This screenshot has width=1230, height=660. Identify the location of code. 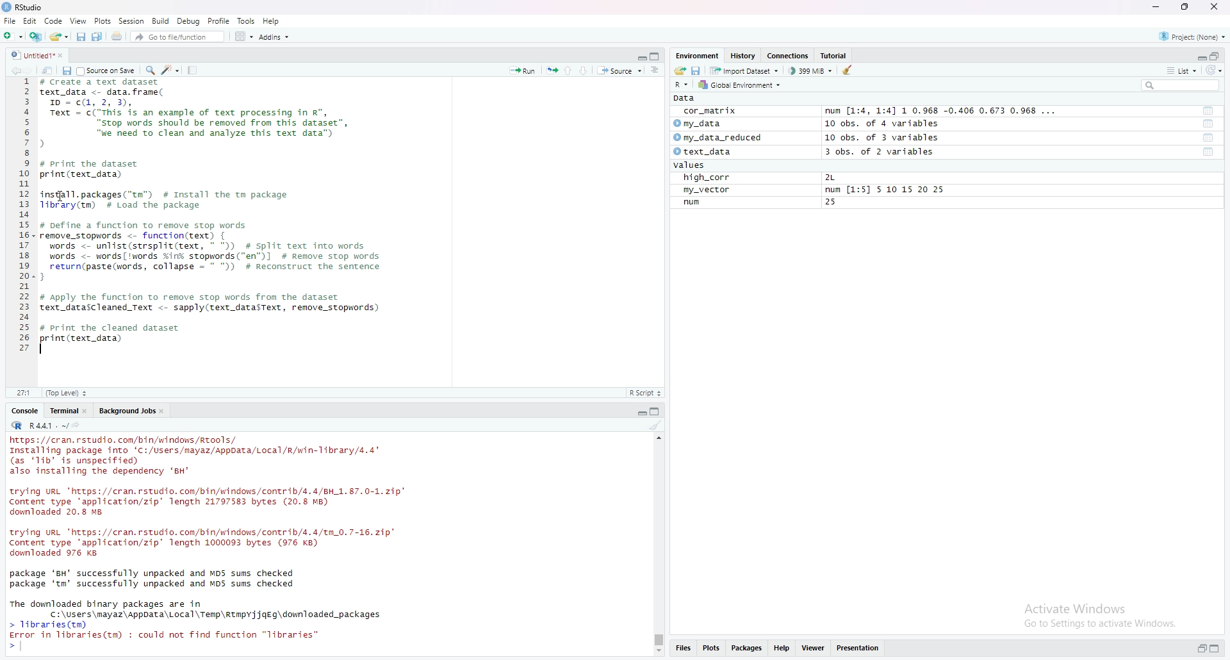
(53, 21).